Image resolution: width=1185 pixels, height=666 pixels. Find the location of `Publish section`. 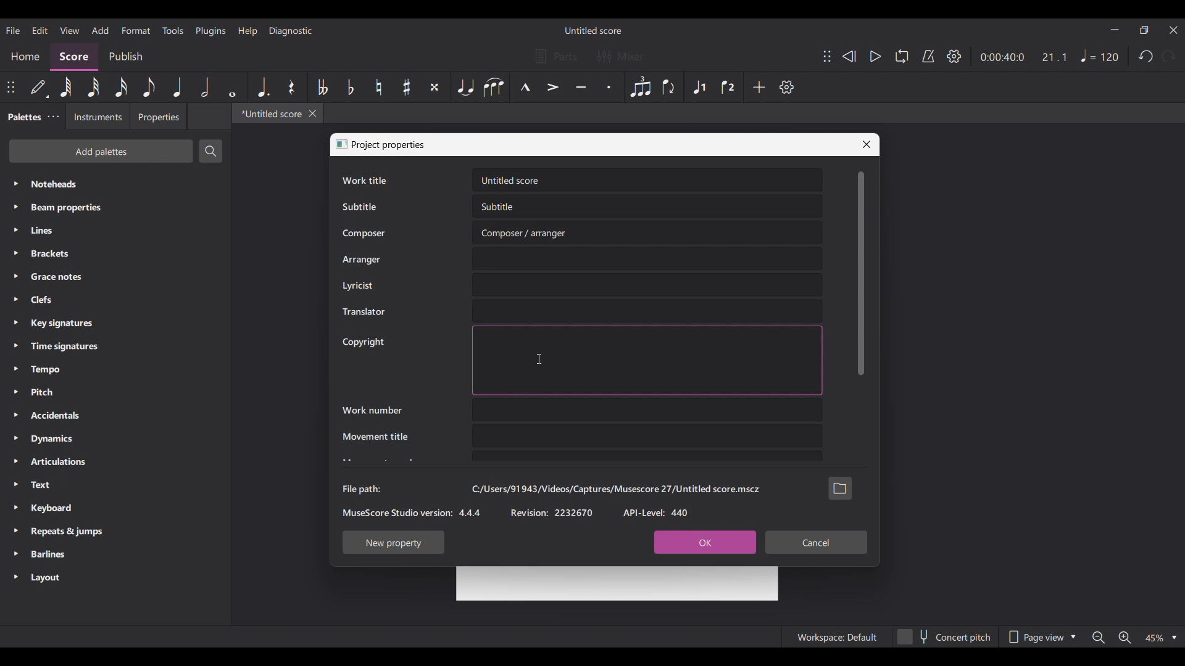

Publish section is located at coordinates (125, 57).